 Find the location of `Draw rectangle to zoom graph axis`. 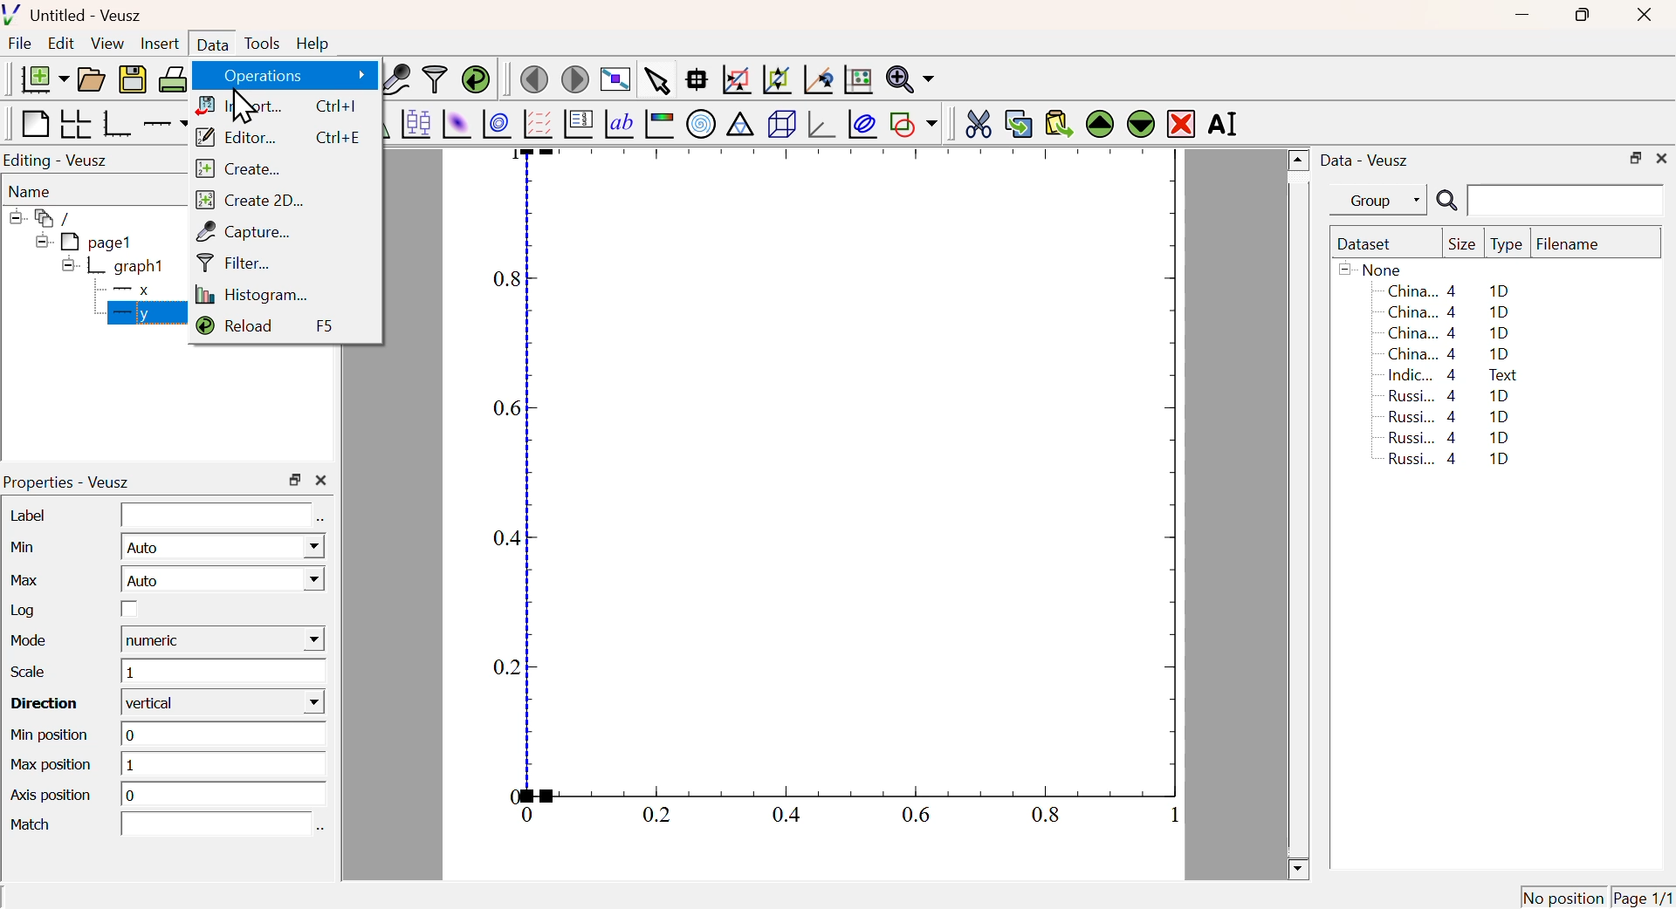

Draw rectangle to zoom graph axis is located at coordinates (735, 79).